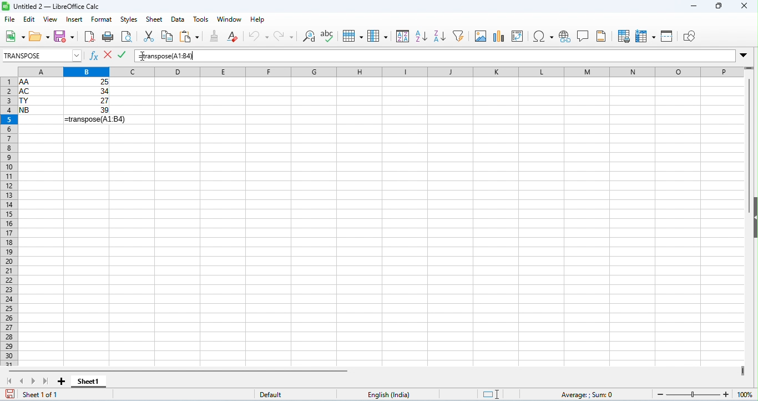 The width and height of the screenshot is (758, 401). Describe the element at coordinates (583, 36) in the screenshot. I see `insert comment` at that location.